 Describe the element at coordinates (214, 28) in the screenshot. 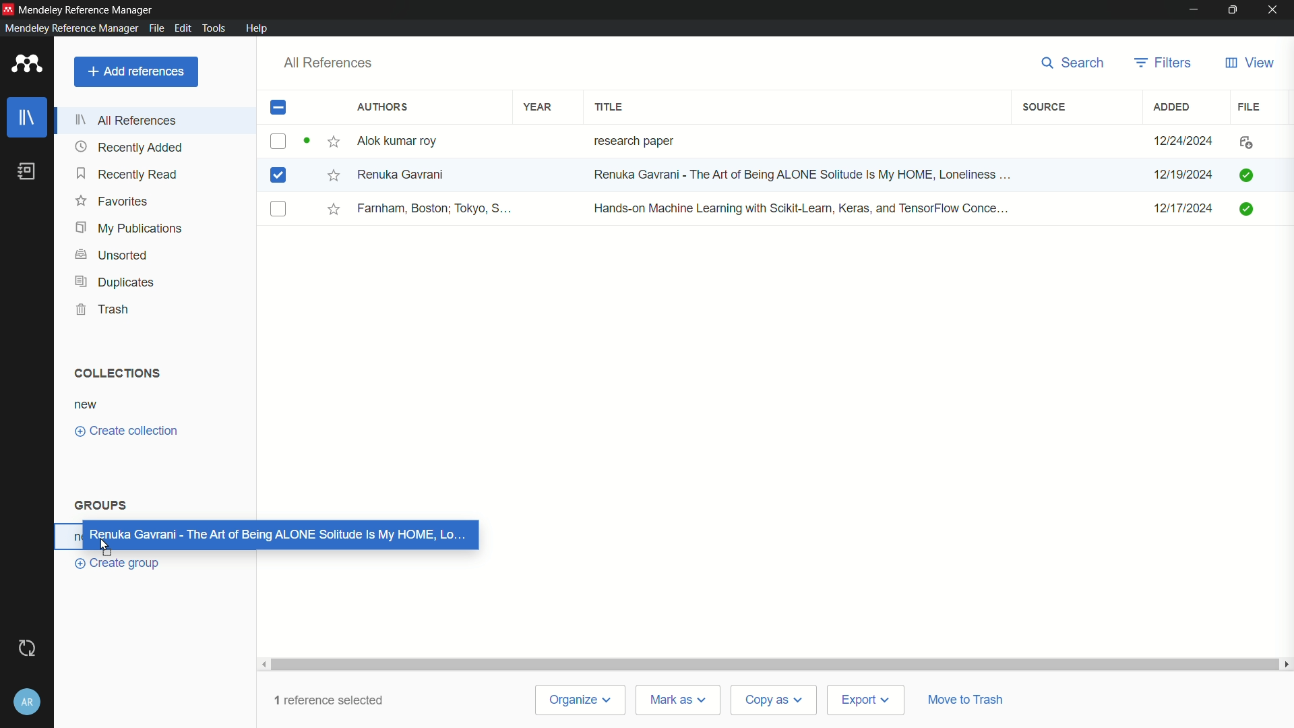

I see `tools menu` at that location.